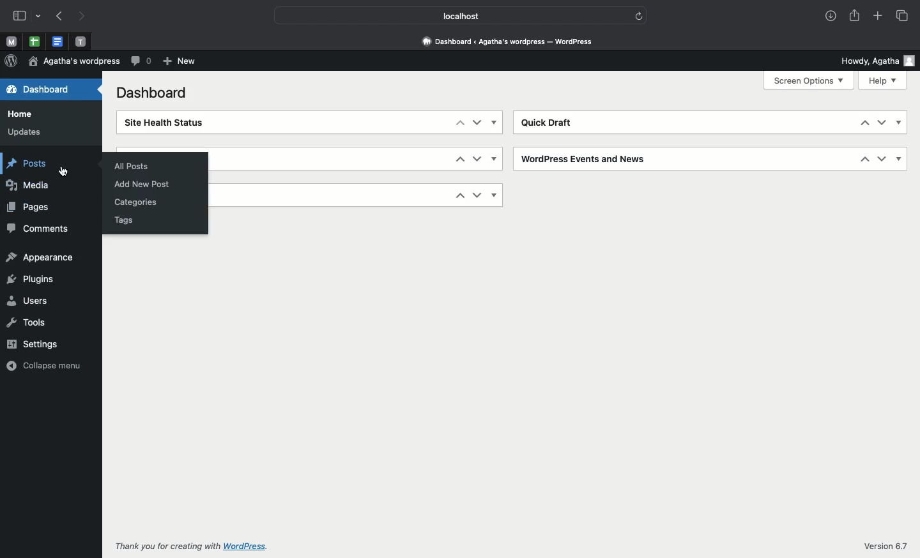 The height and width of the screenshot is (558, 920). What do you see at coordinates (42, 227) in the screenshot?
I see `Comments` at bounding box center [42, 227].